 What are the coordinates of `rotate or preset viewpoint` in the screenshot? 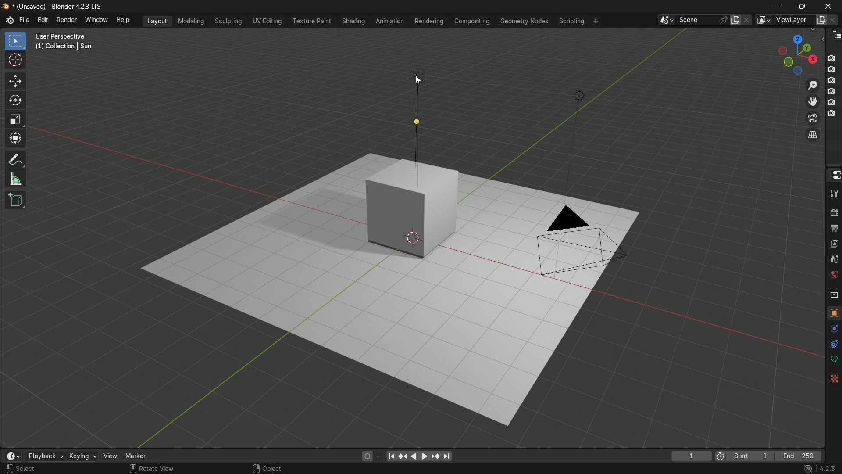 It's located at (794, 54).